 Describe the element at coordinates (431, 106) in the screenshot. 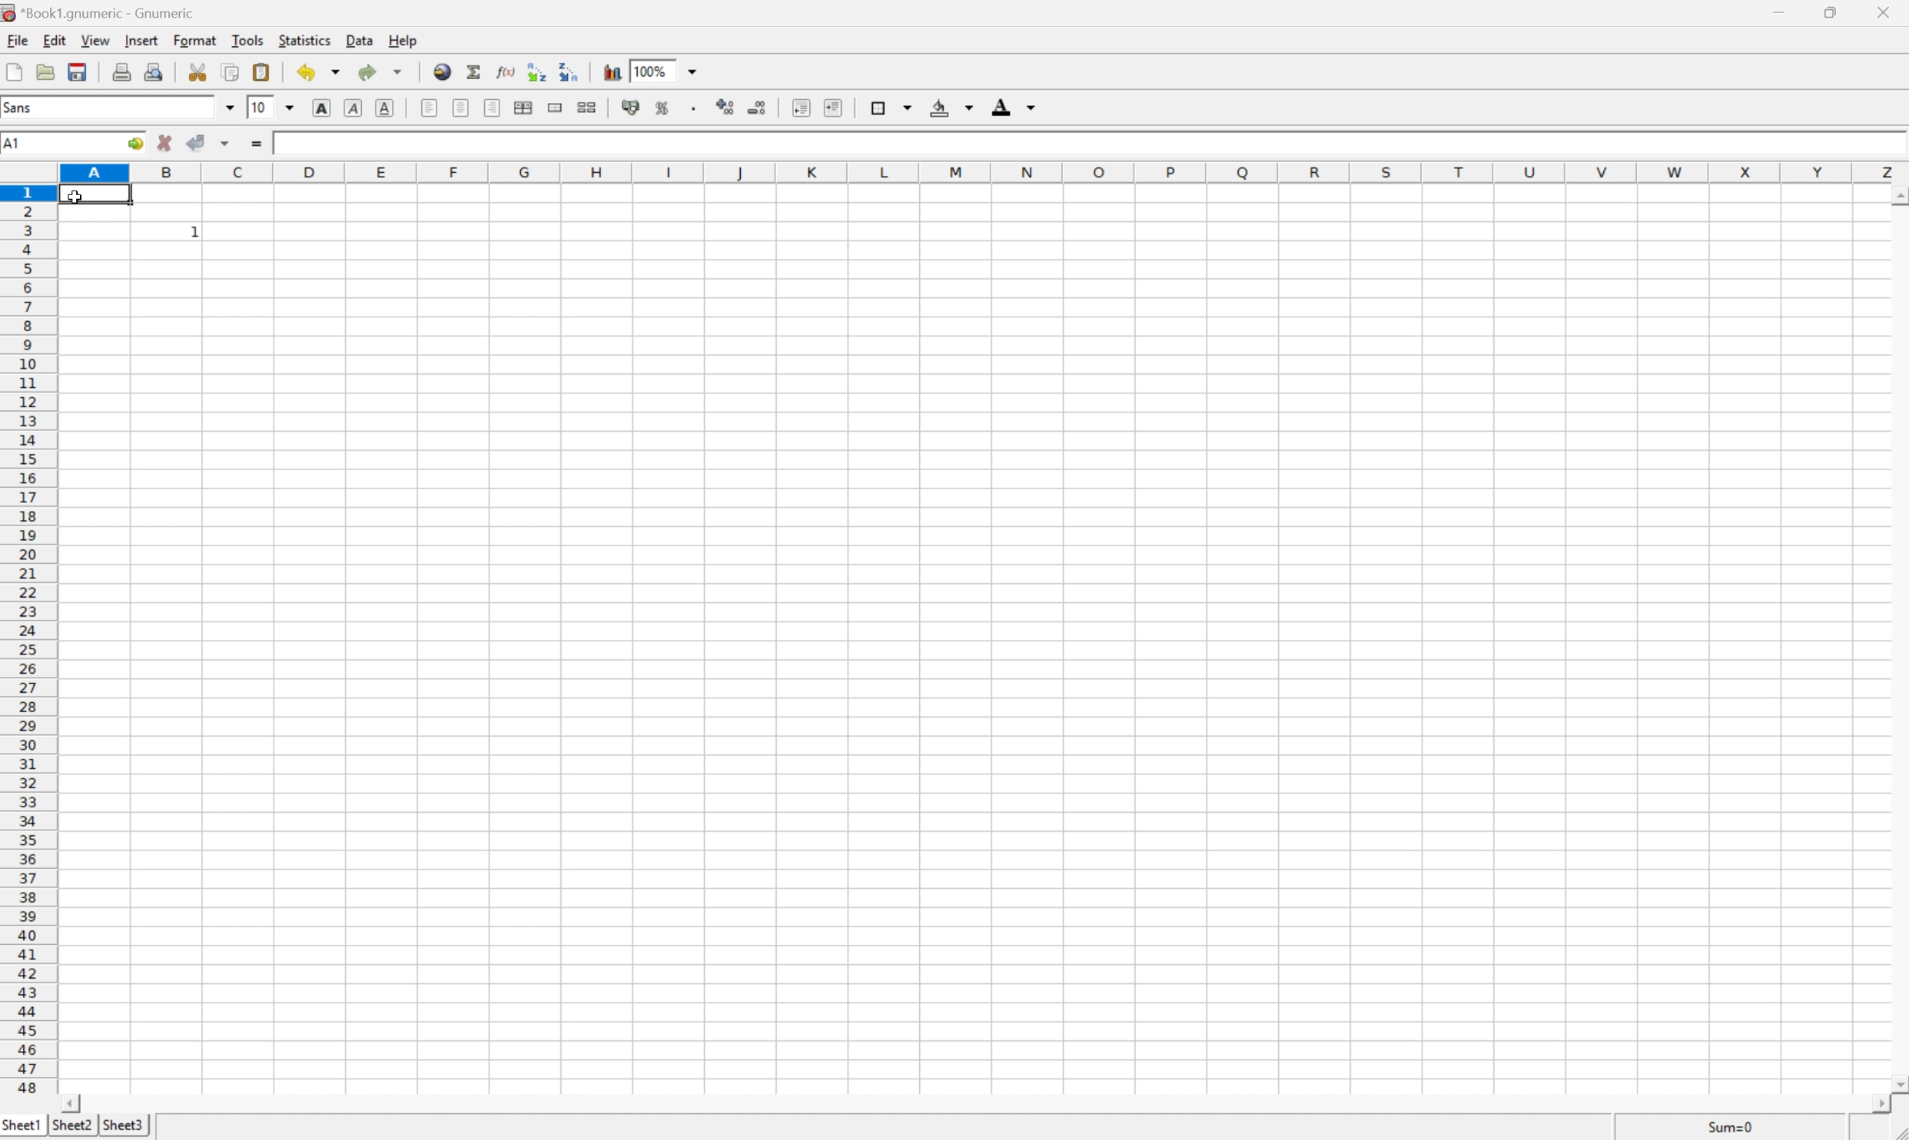

I see `Align Left` at that location.